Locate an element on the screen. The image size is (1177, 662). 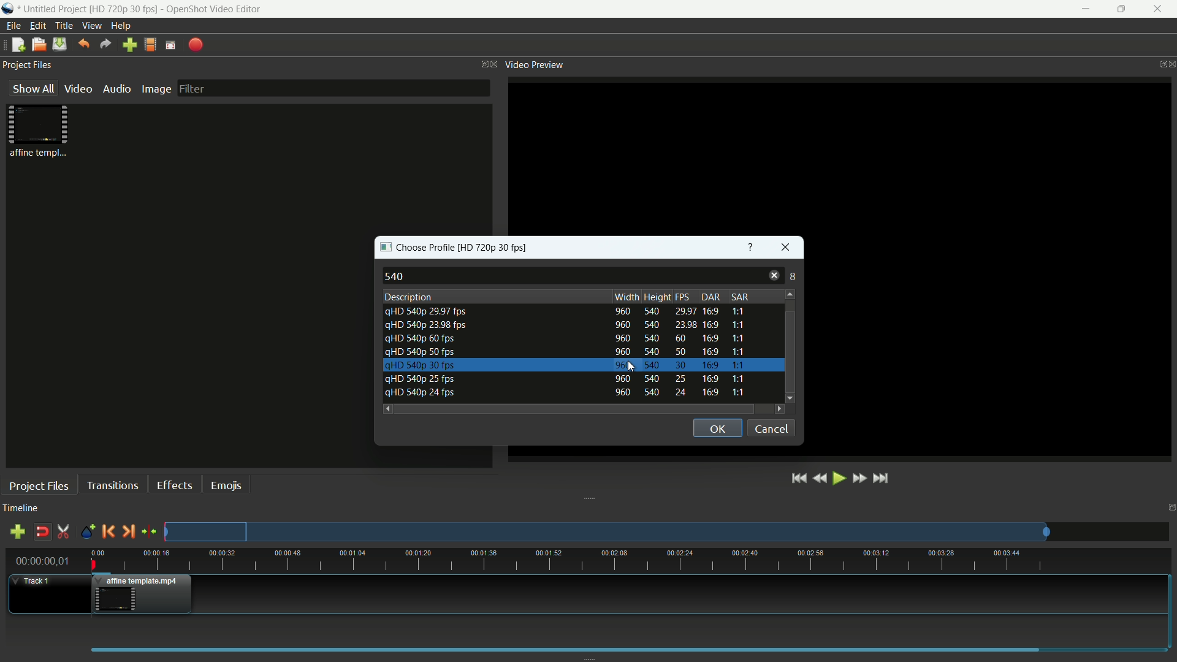
540 is located at coordinates (396, 275).